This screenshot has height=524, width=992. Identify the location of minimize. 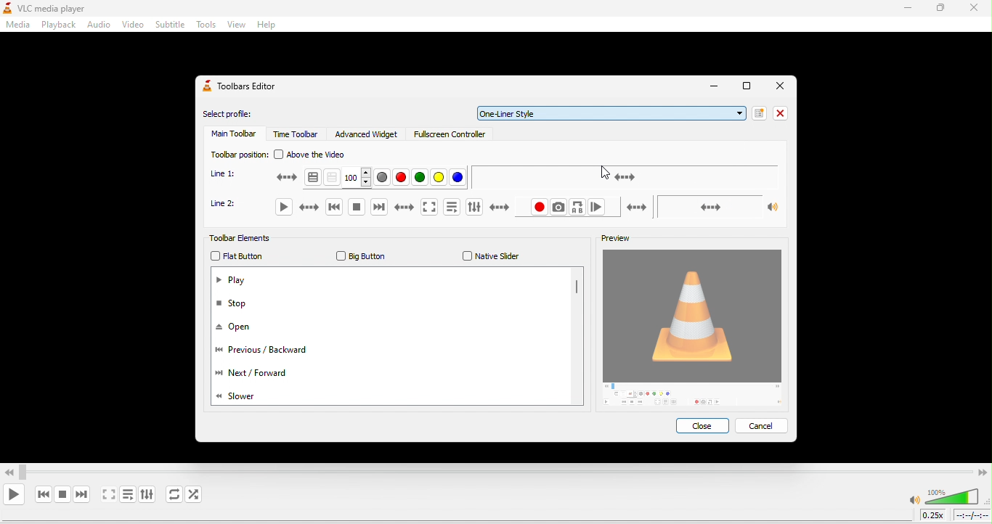
(903, 9).